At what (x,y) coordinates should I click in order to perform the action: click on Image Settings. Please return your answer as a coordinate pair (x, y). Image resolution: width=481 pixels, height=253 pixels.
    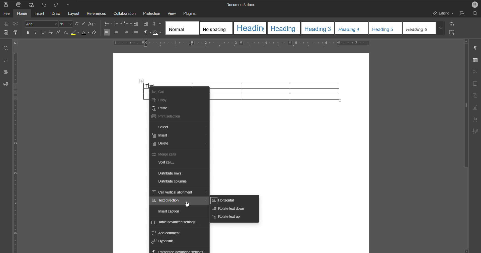
    Looking at the image, I should click on (475, 71).